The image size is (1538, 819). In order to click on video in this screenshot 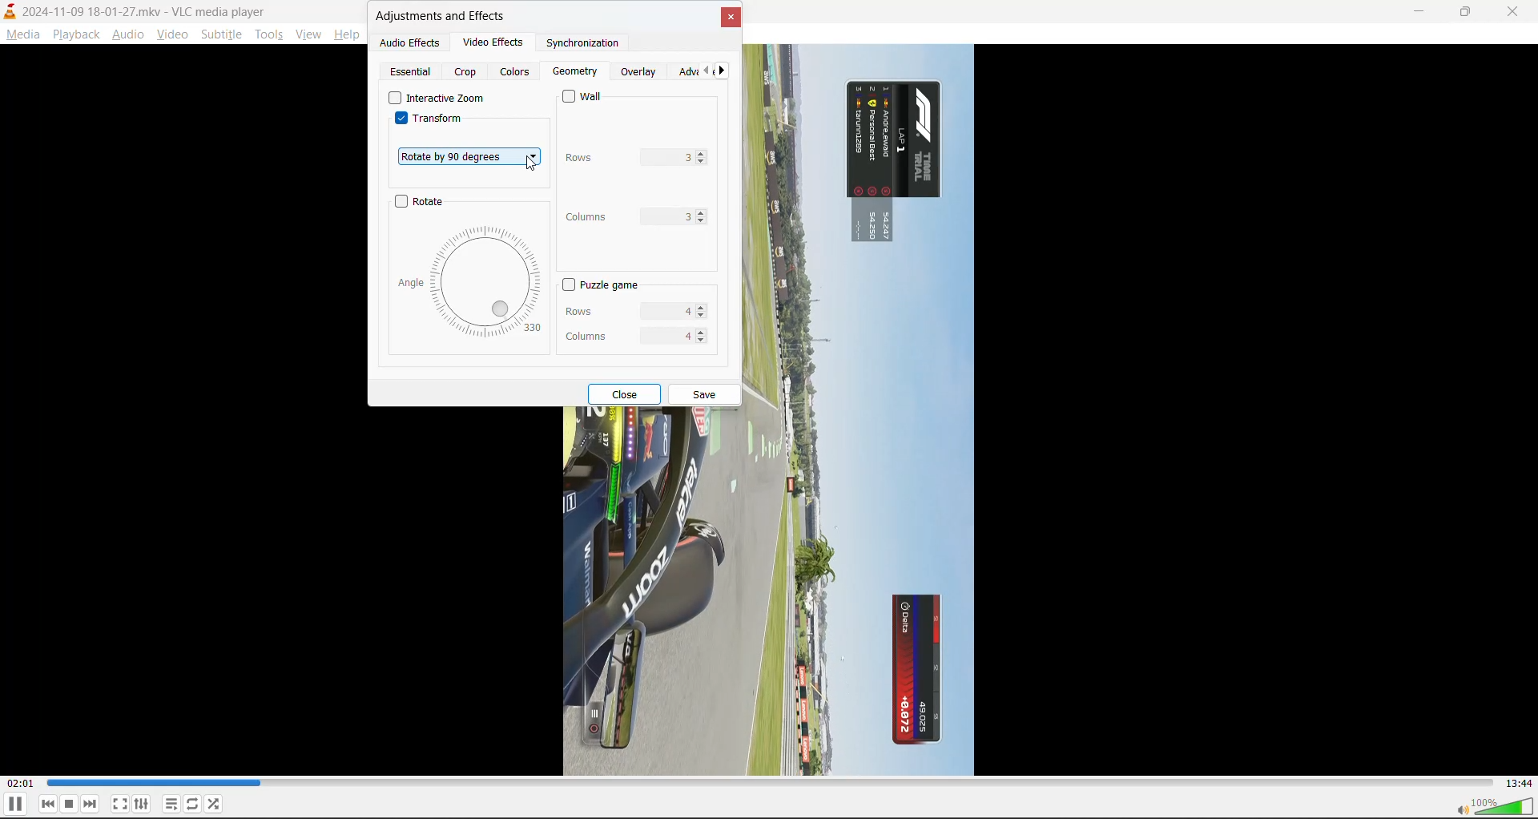, I will do `click(172, 38)`.